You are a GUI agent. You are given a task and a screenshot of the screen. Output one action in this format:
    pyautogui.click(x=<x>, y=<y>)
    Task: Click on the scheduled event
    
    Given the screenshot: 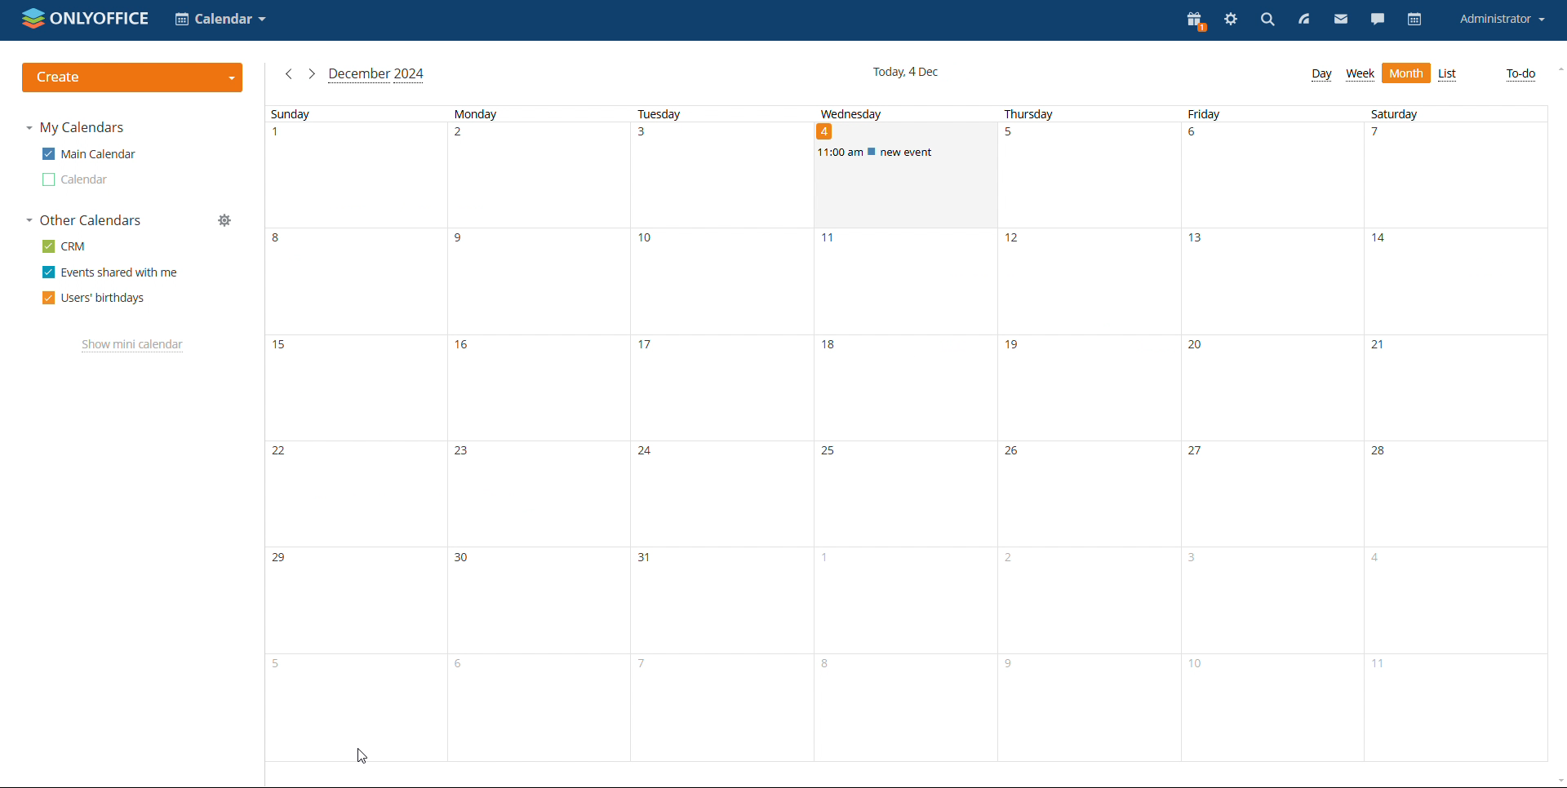 What is the action you would take?
    pyautogui.click(x=906, y=153)
    